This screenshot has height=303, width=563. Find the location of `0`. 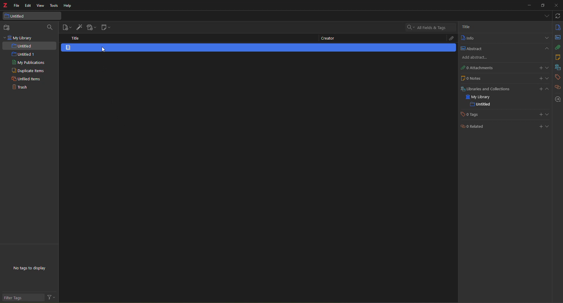

0 is located at coordinates (476, 68).